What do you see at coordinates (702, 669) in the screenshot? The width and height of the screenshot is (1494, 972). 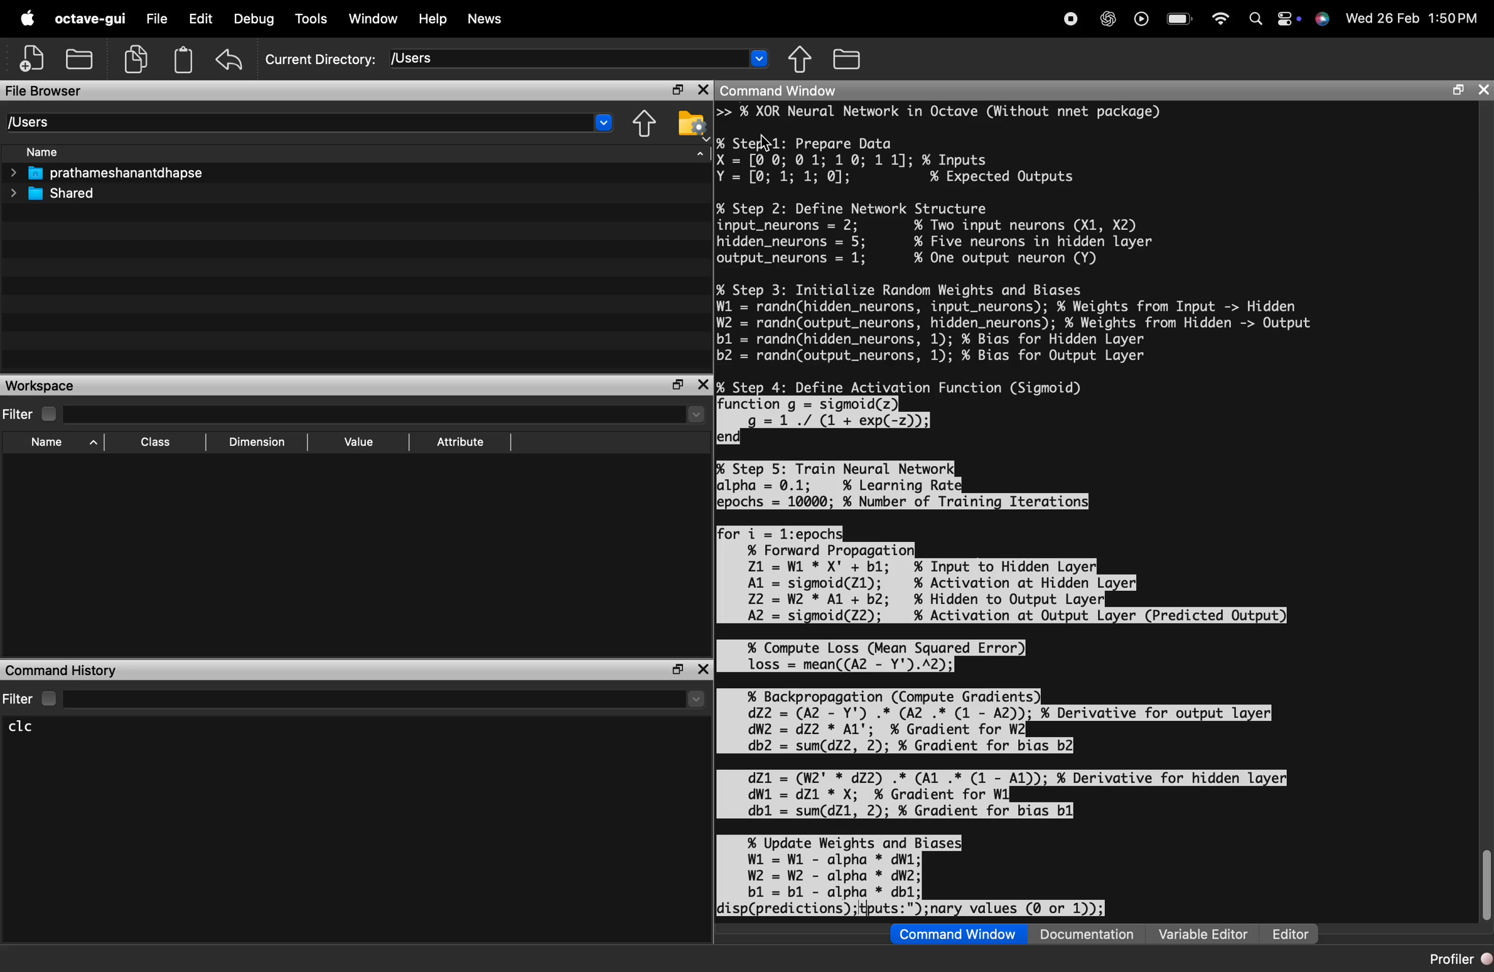 I see `close` at bounding box center [702, 669].